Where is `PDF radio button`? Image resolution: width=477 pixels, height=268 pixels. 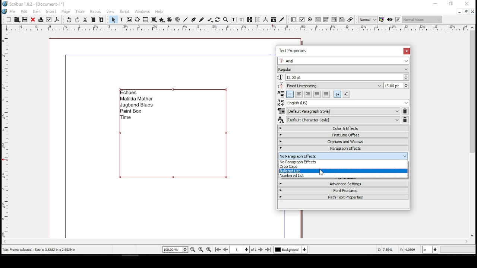 PDF radio button is located at coordinates (310, 20).